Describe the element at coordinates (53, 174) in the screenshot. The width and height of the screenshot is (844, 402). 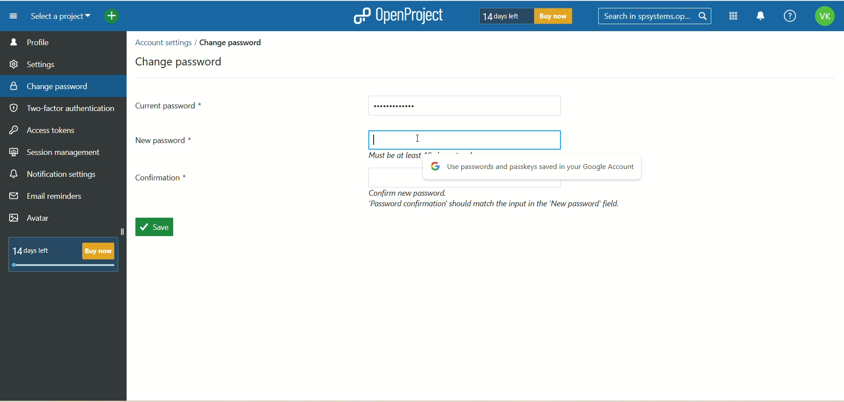
I see `notification settings` at that location.